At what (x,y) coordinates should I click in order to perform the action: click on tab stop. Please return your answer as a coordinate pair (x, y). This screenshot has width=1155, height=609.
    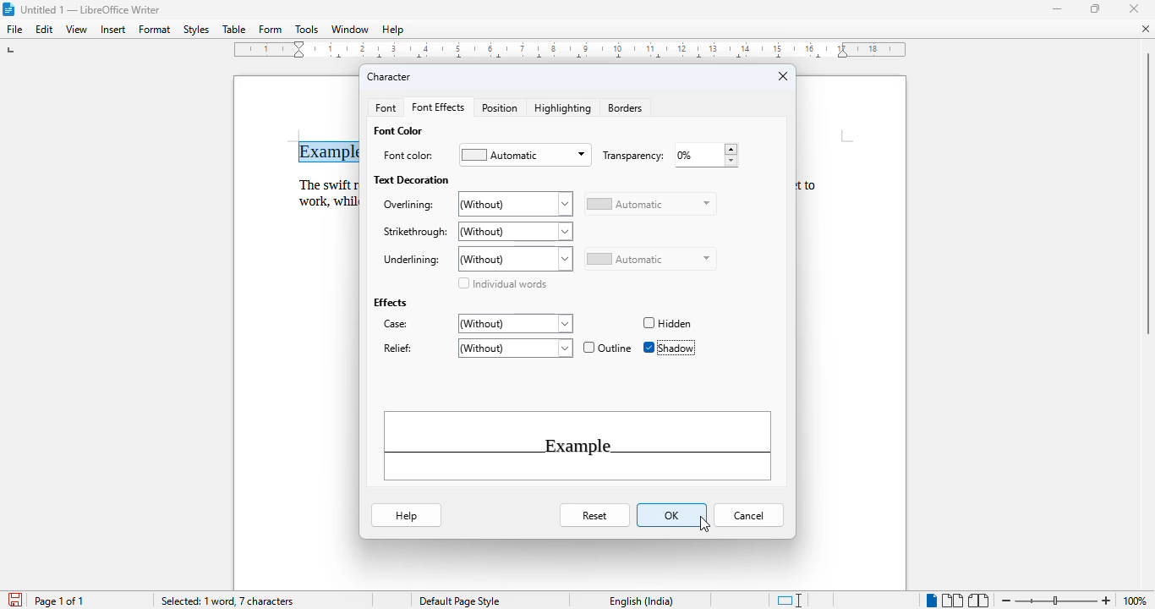
    Looking at the image, I should click on (11, 52).